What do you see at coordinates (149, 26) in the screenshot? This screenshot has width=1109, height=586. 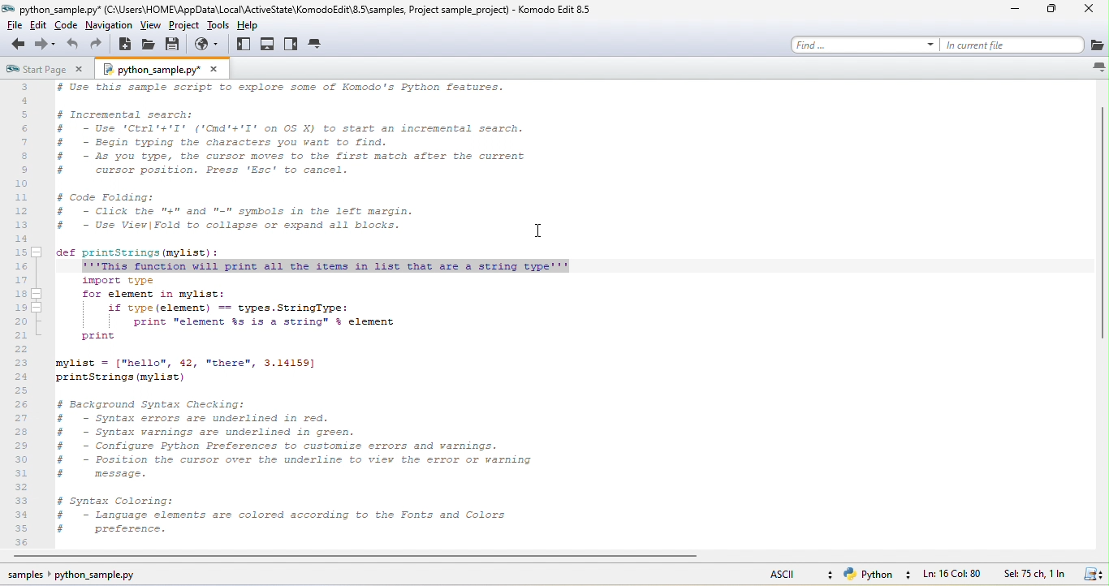 I see `view` at bounding box center [149, 26].